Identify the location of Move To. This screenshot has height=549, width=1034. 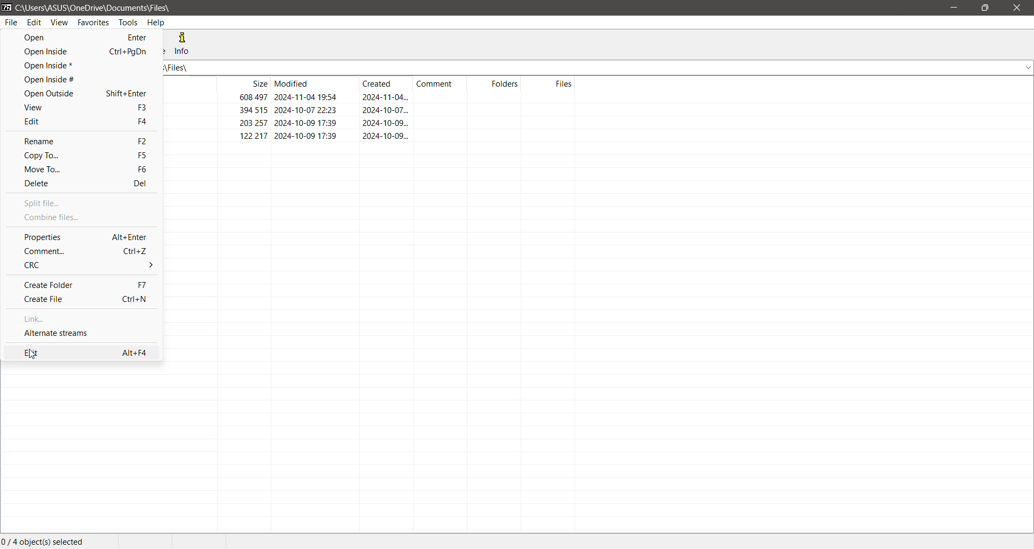
(86, 170).